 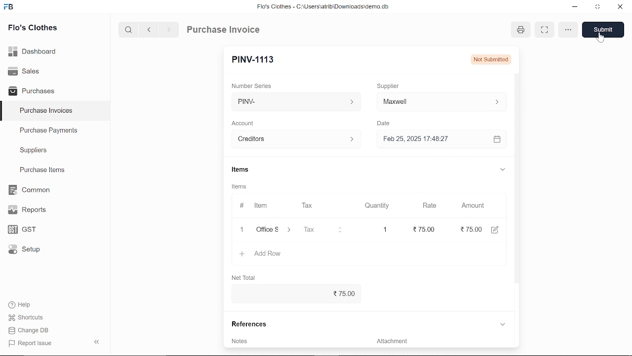 I want to click on ‘Attachment, so click(x=391, y=343).